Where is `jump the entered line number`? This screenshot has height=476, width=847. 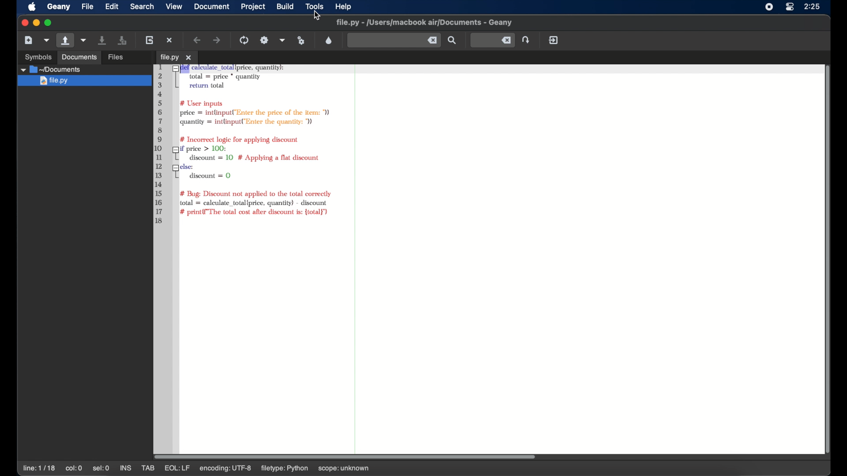 jump the entered line number is located at coordinates (527, 40).